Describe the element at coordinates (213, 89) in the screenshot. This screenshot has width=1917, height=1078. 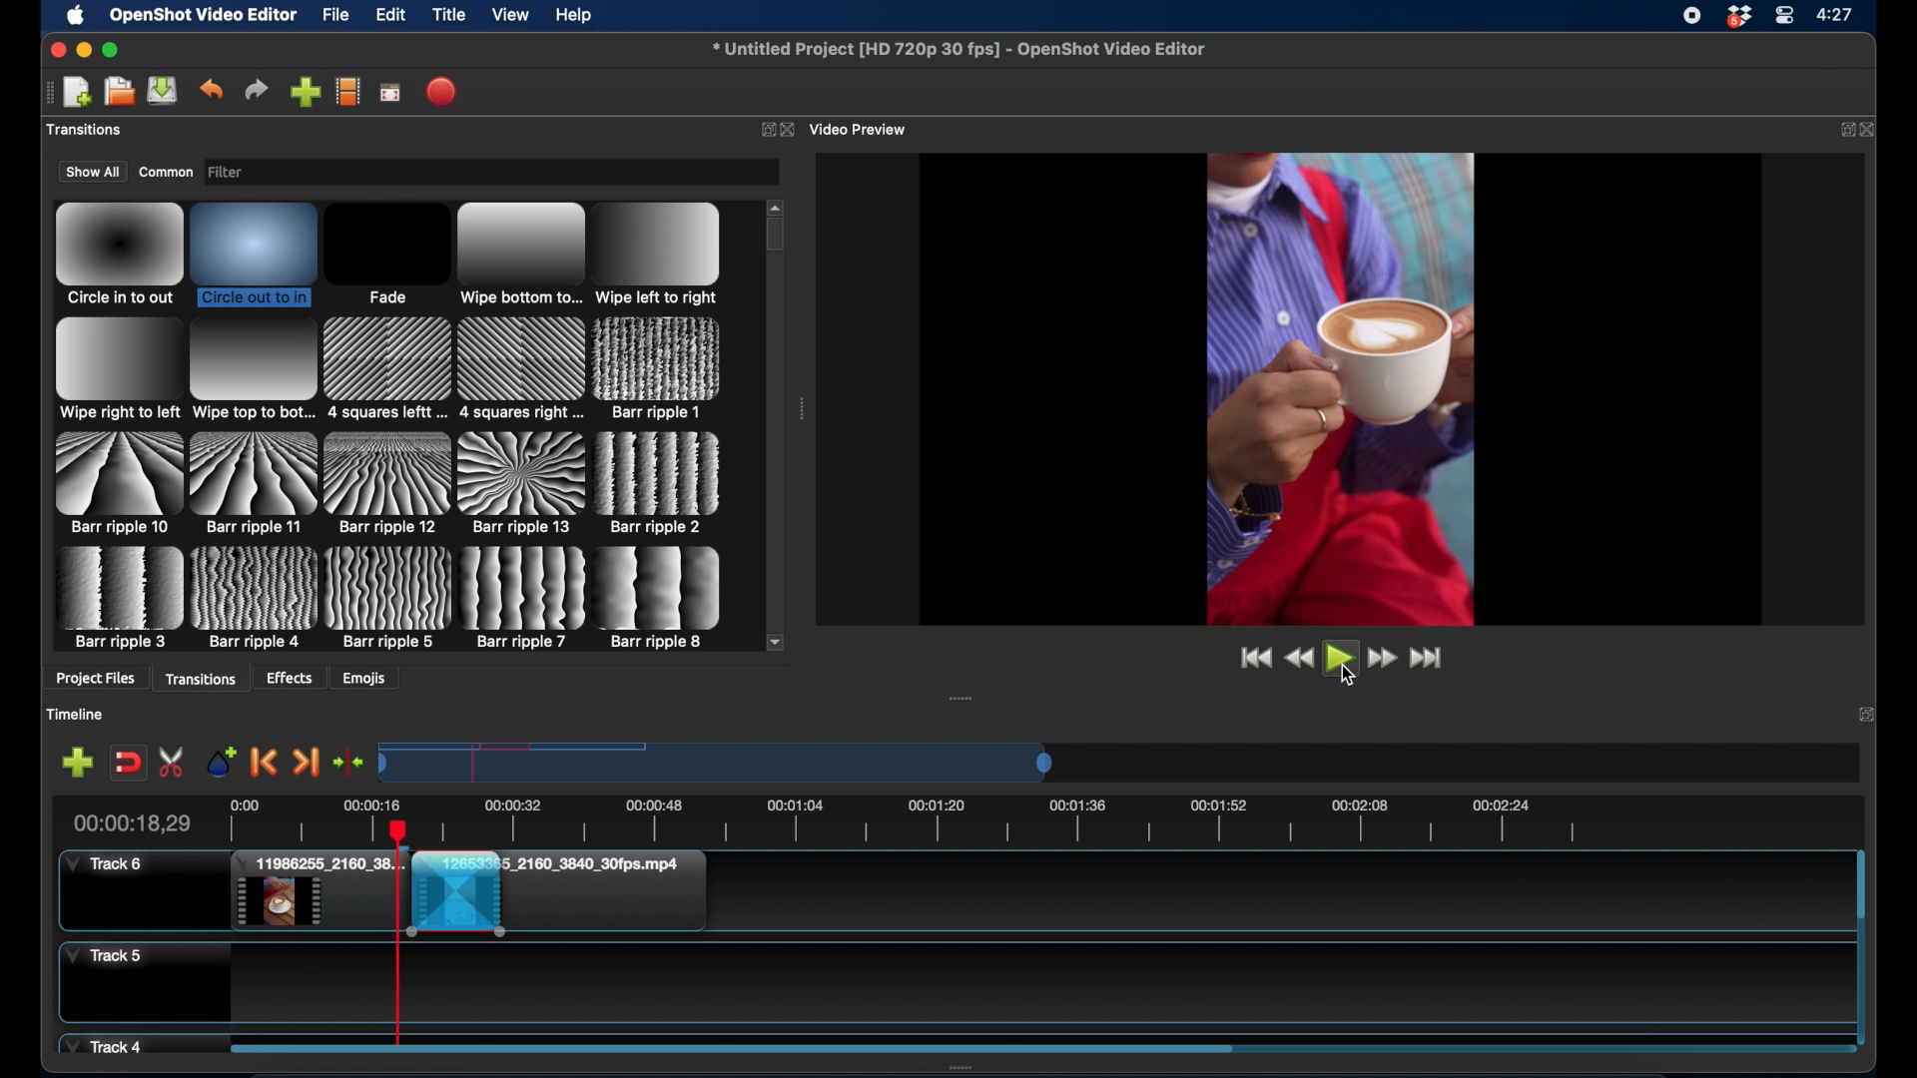
I see `undo` at that location.